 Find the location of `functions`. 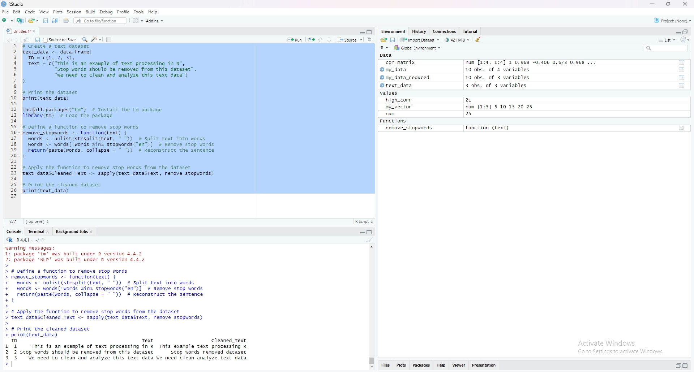

functions is located at coordinates (682, 86).